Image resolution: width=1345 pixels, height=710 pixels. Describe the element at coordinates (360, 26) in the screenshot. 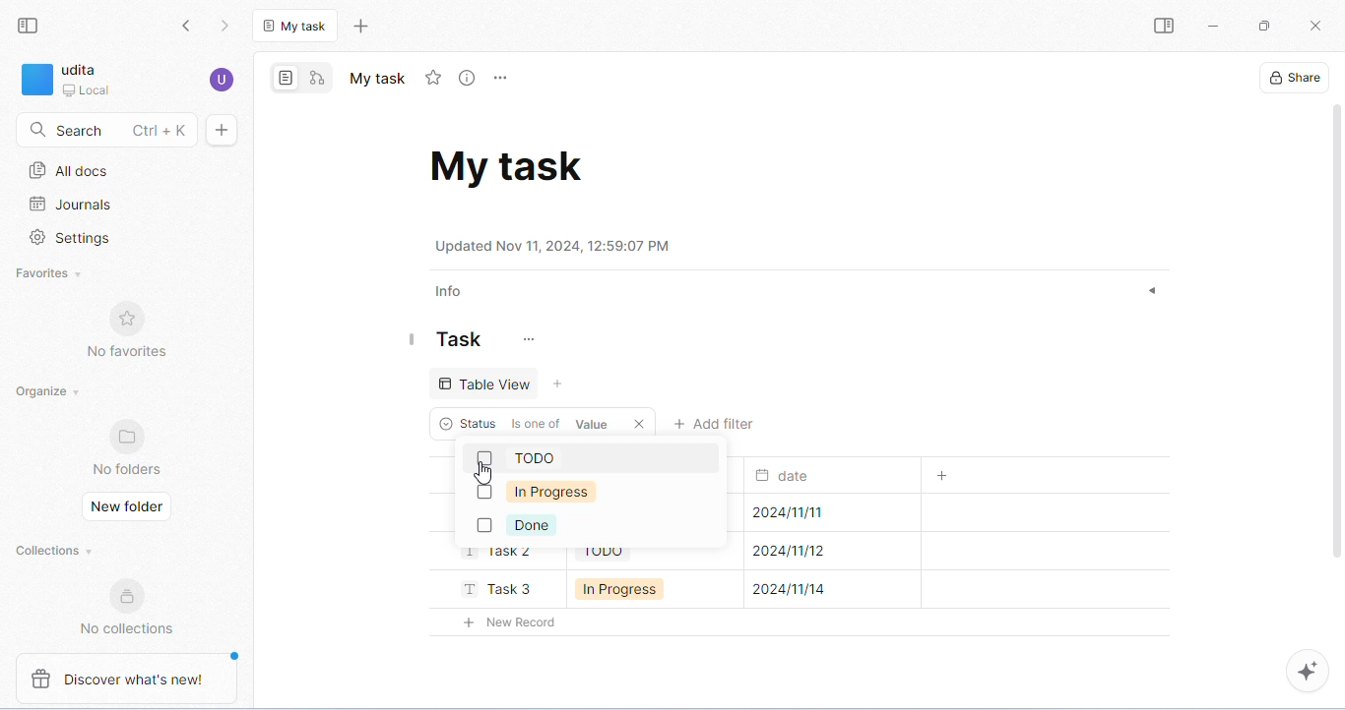

I see `new tab` at that location.